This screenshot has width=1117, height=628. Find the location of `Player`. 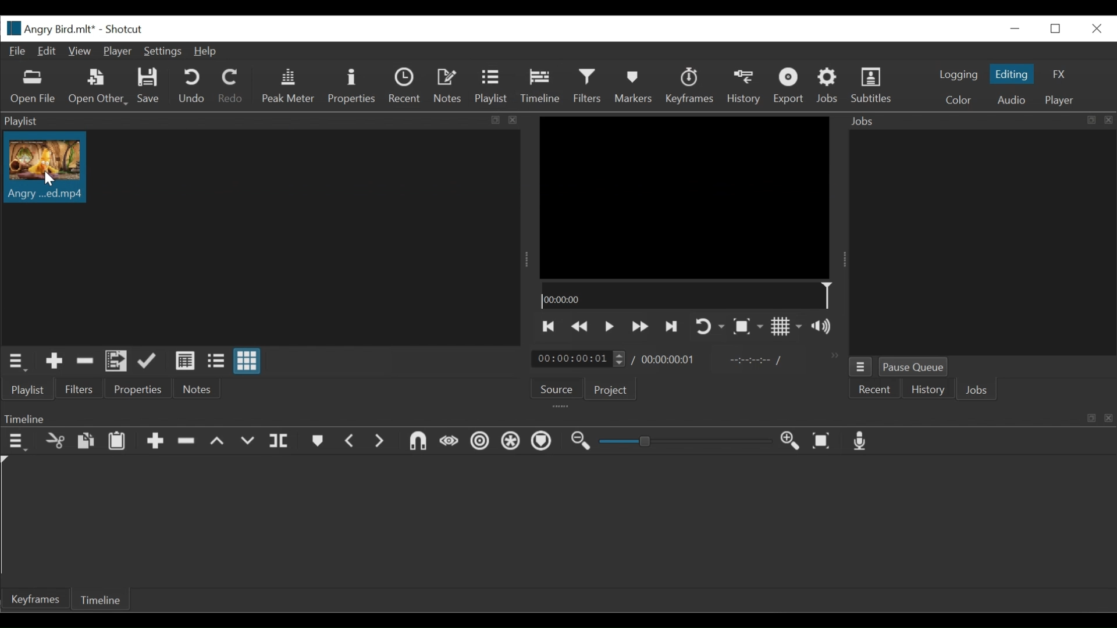

Player is located at coordinates (1060, 99).